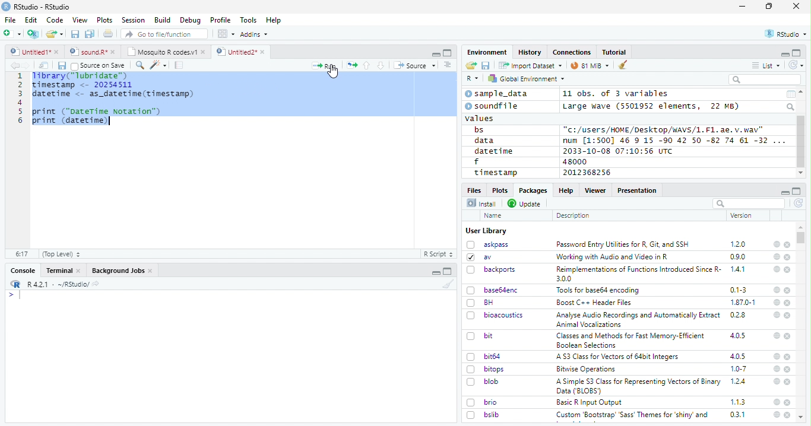 The width and height of the screenshot is (811, 426). I want to click on help, so click(776, 244).